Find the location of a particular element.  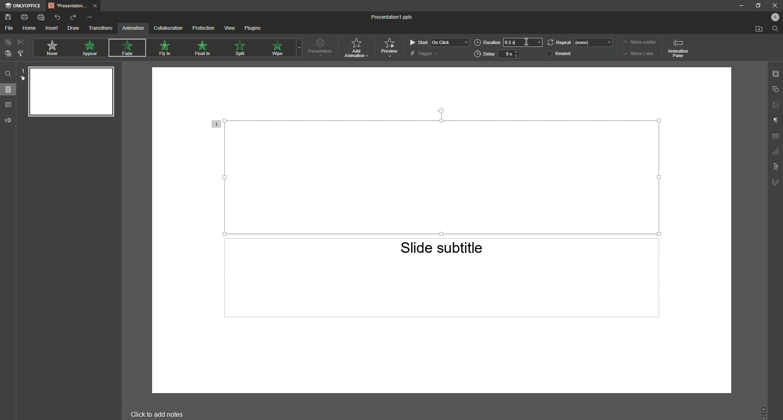

More Options is located at coordinates (90, 18).